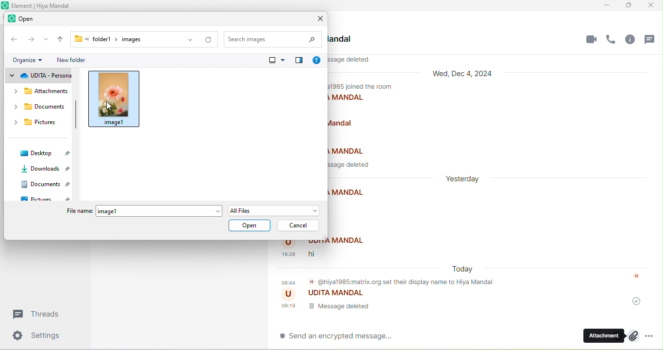  Describe the element at coordinates (591, 39) in the screenshot. I see `video call` at that location.